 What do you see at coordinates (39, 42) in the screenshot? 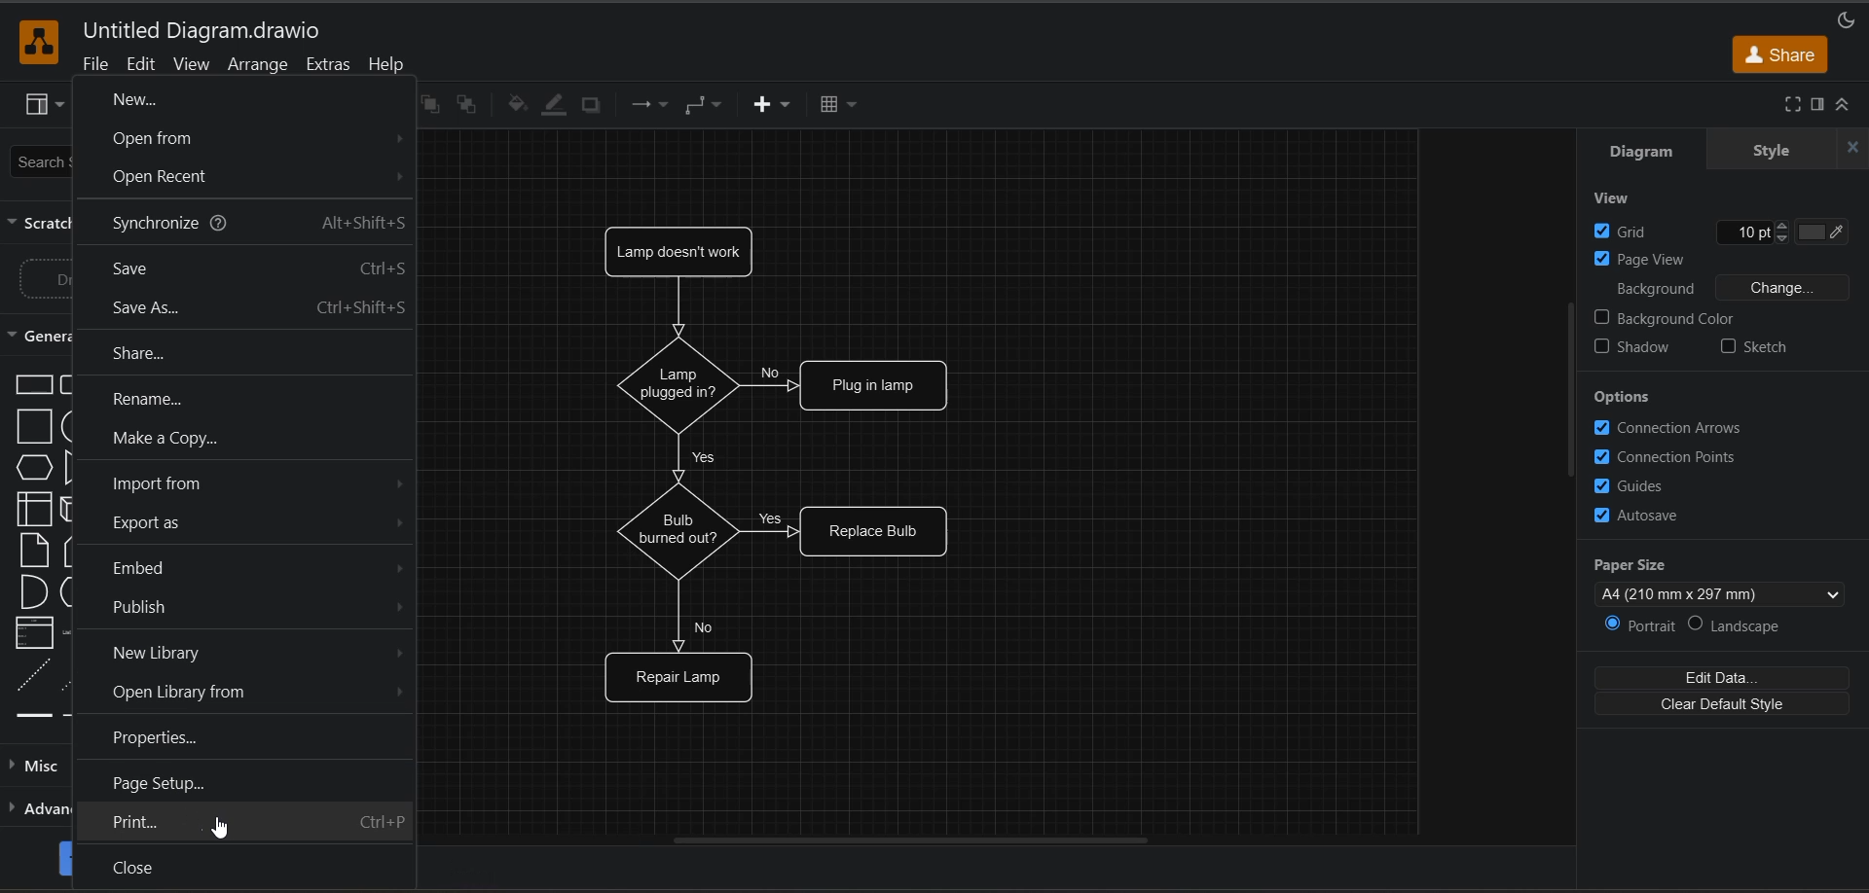
I see `app logo` at bounding box center [39, 42].